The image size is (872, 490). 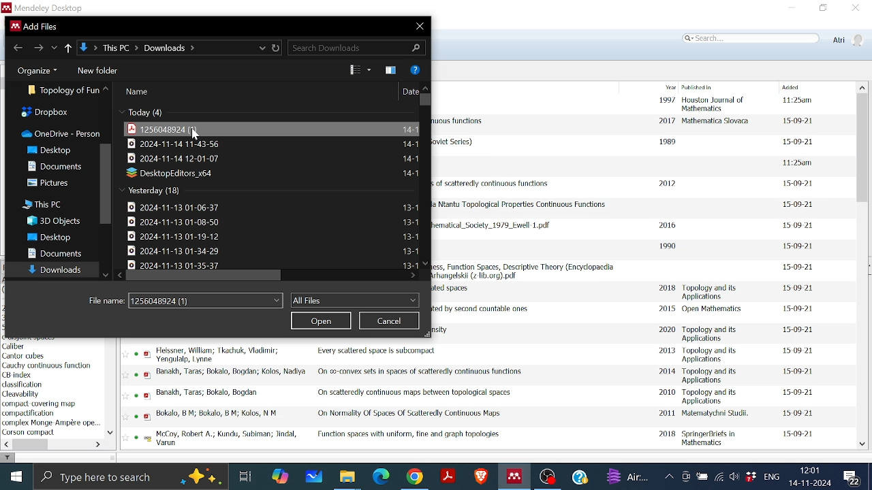 What do you see at coordinates (409, 92) in the screenshot?
I see `Date` at bounding box center [409, 92].